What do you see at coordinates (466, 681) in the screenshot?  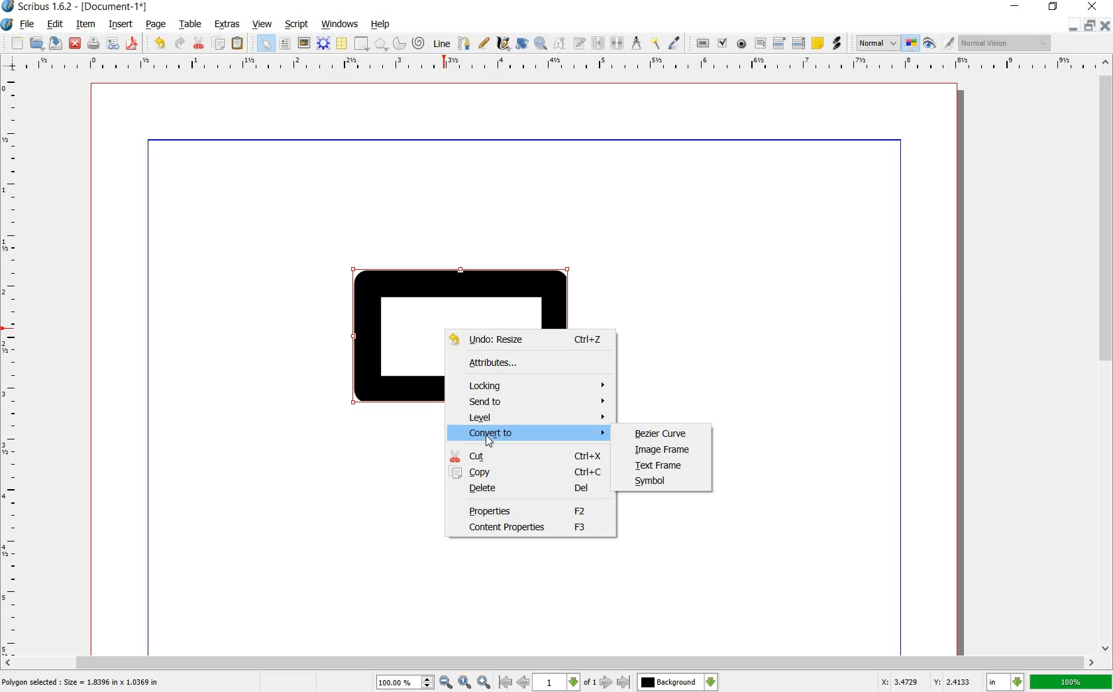 I see `Zoom to` at bounding box center [466, 681].